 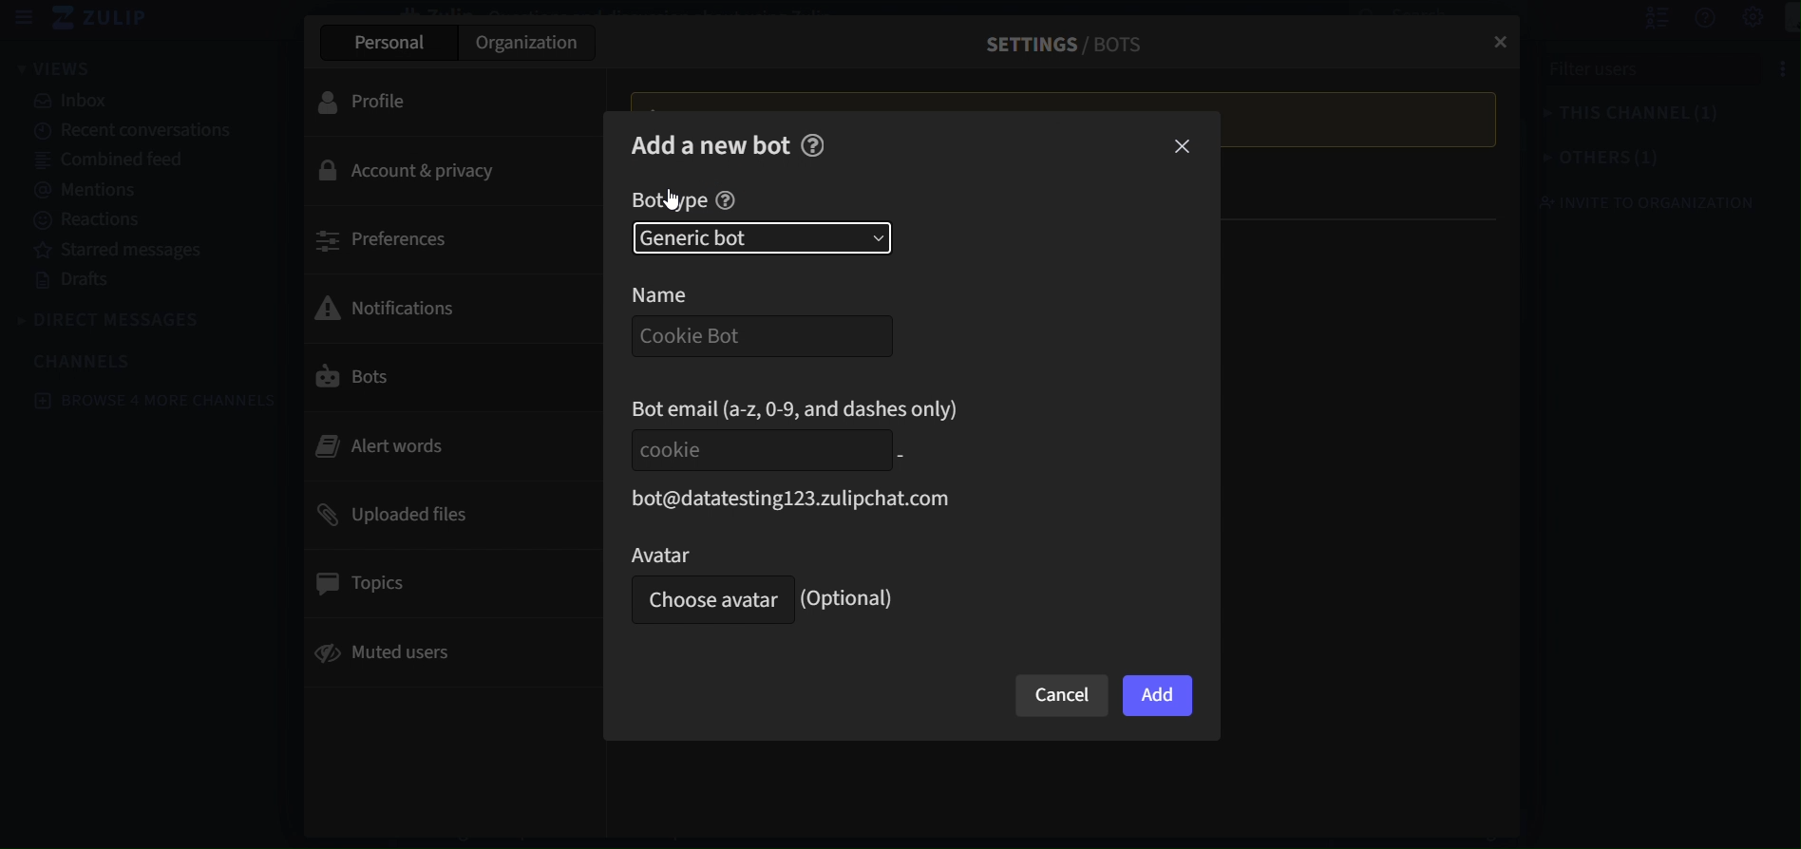 I want to click on close, so click(x=1185, y=148).